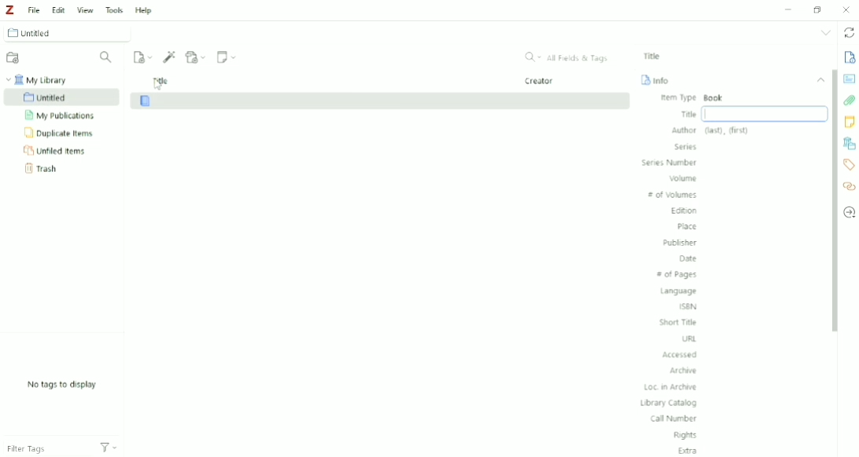 Image resolution: width=859 pixels, height=457 pixels. What do you see at coordinates (114, 447) in the screenshot?
I see `Actions` at bounding box center [114, 447].